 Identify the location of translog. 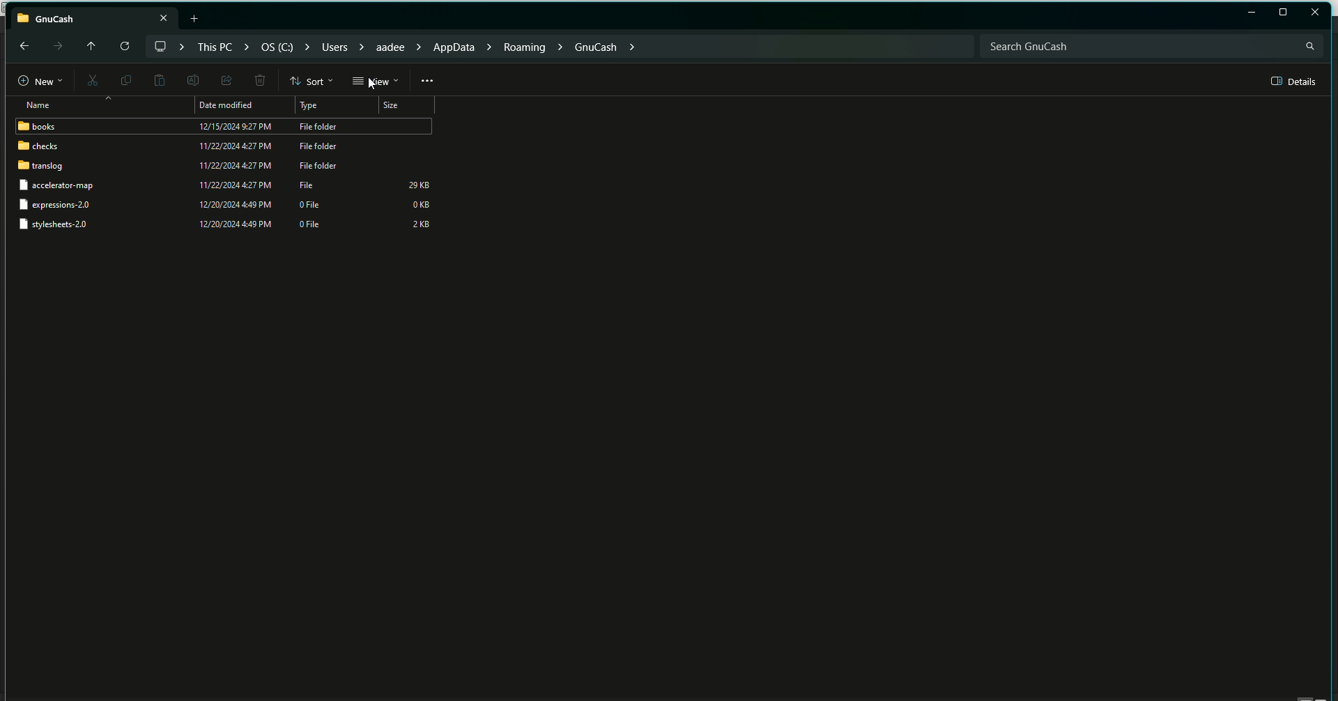
(40, 167).